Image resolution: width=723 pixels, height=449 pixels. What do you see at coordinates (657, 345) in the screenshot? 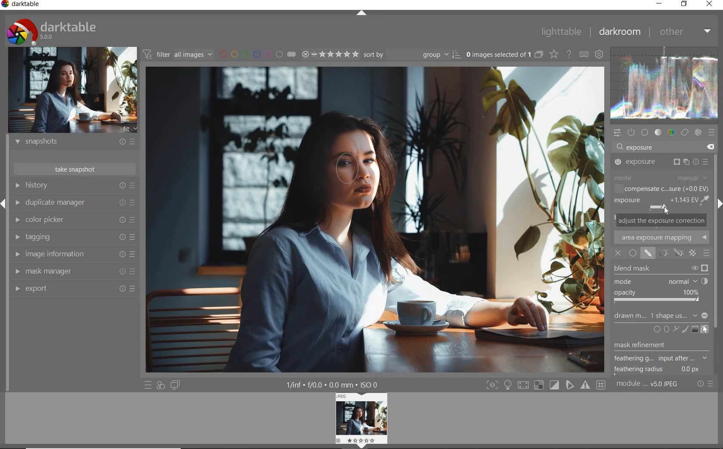
I see `mask refinement` at bounding box center [657, 345].